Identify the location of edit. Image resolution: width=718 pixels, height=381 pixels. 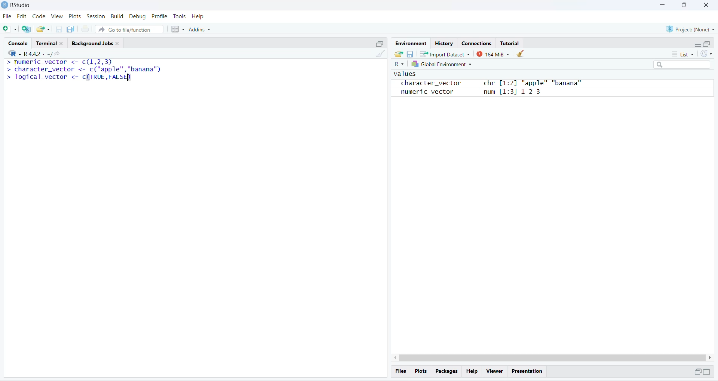
(21, 17).